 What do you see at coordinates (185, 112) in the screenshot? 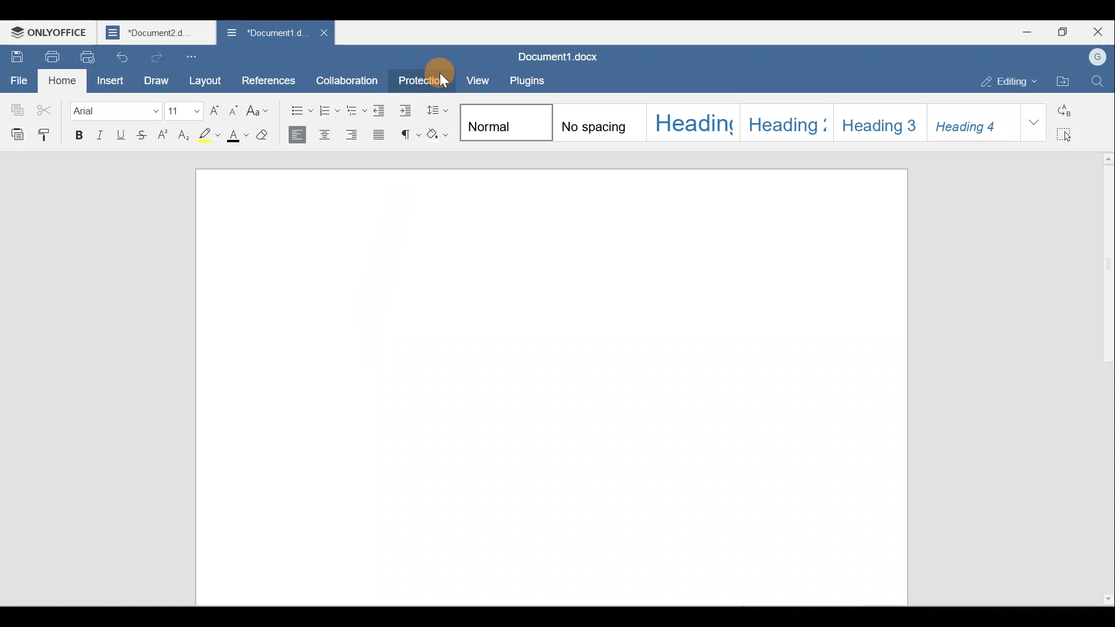
I see `Font size` at bounding box center [185, 112].